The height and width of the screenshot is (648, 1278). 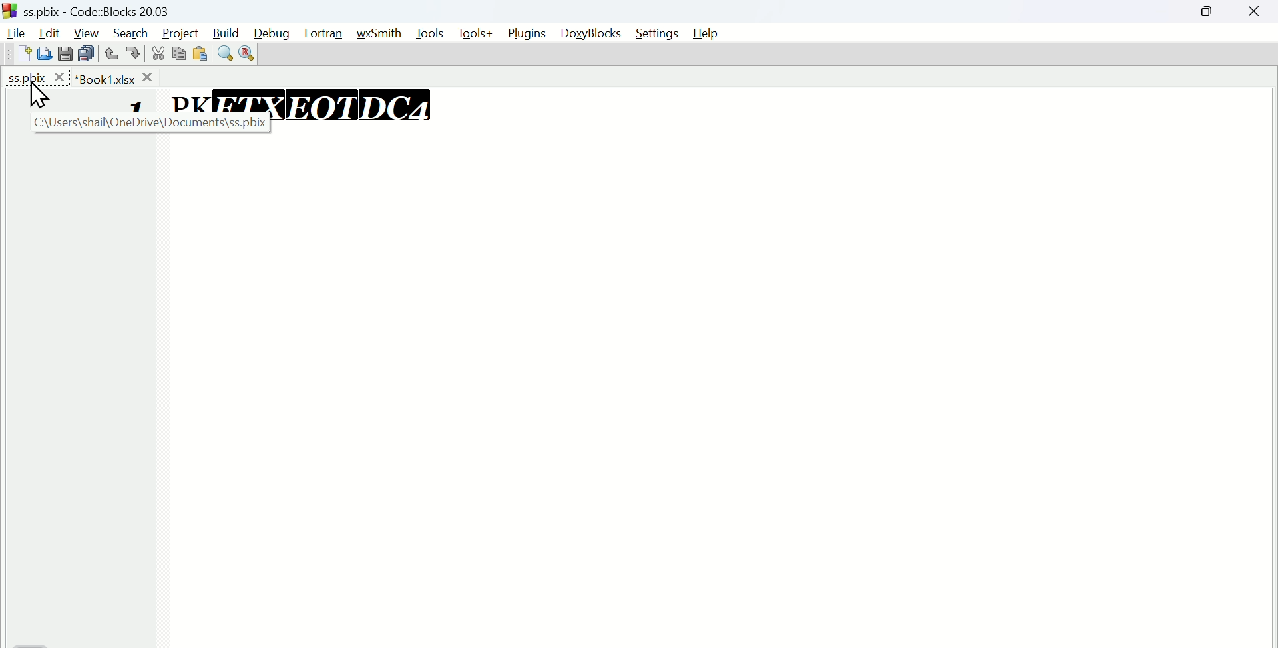 What do you see at coordinates (224, 51) in the screenshot?
I see `Find` at bounding box center [224, 51].